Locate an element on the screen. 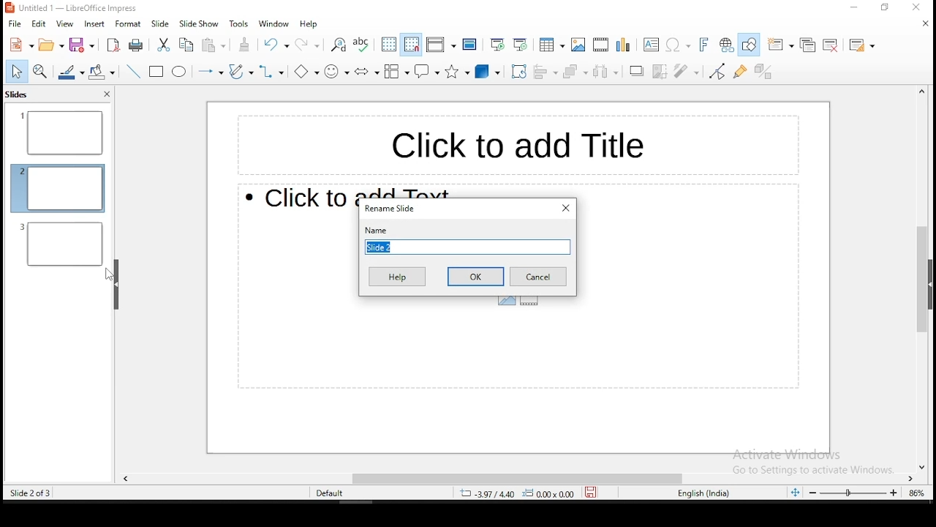 The width and height of the screenshot is (936, 527). view is located at coordinates (66, 25).